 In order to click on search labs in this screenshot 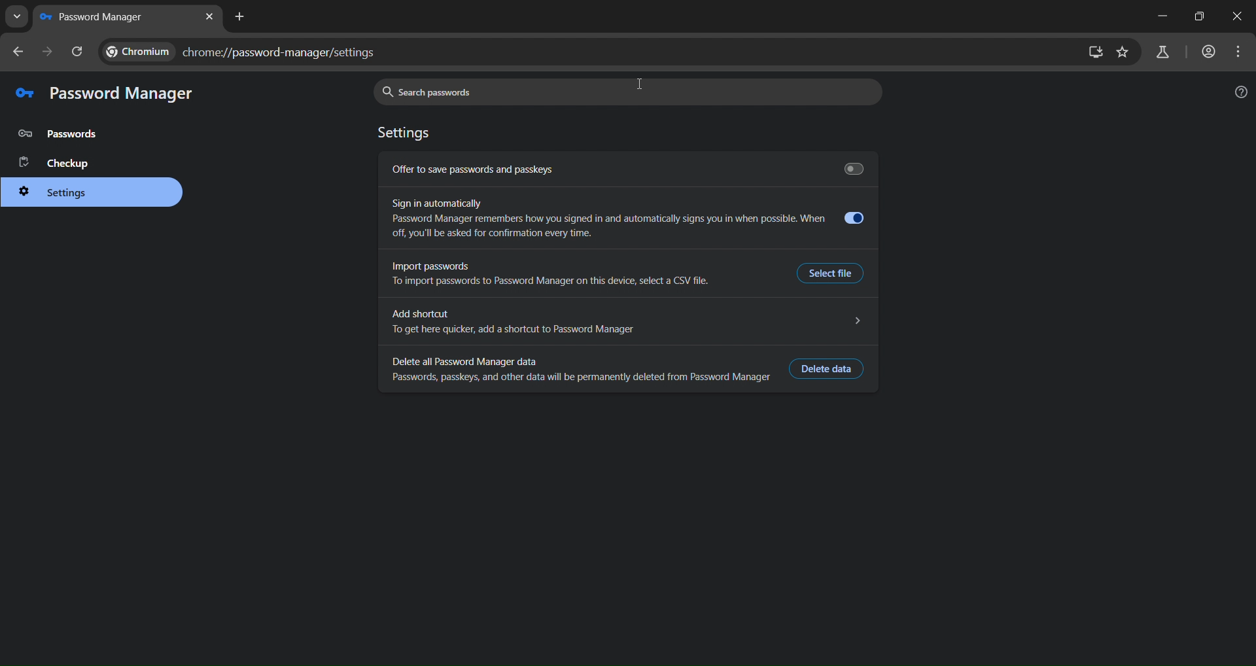, I will do `click(1167, 53)`.